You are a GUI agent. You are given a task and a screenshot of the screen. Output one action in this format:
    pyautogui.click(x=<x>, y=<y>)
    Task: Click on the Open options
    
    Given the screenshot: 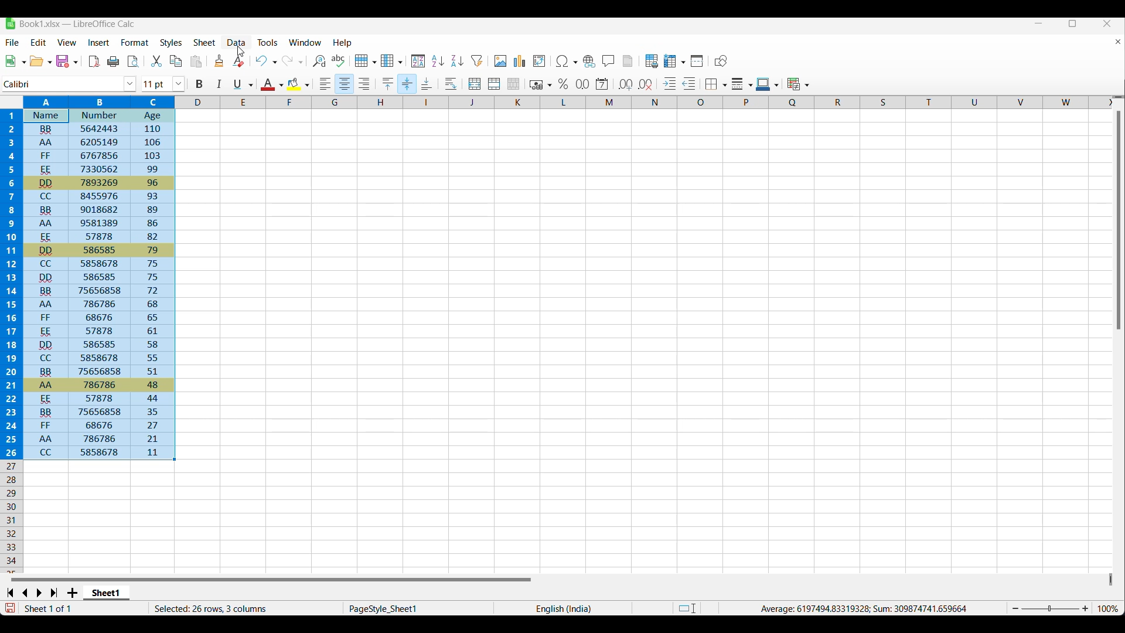 What is the action you would take?
    pyautogui.click(x=40, y=61)
    